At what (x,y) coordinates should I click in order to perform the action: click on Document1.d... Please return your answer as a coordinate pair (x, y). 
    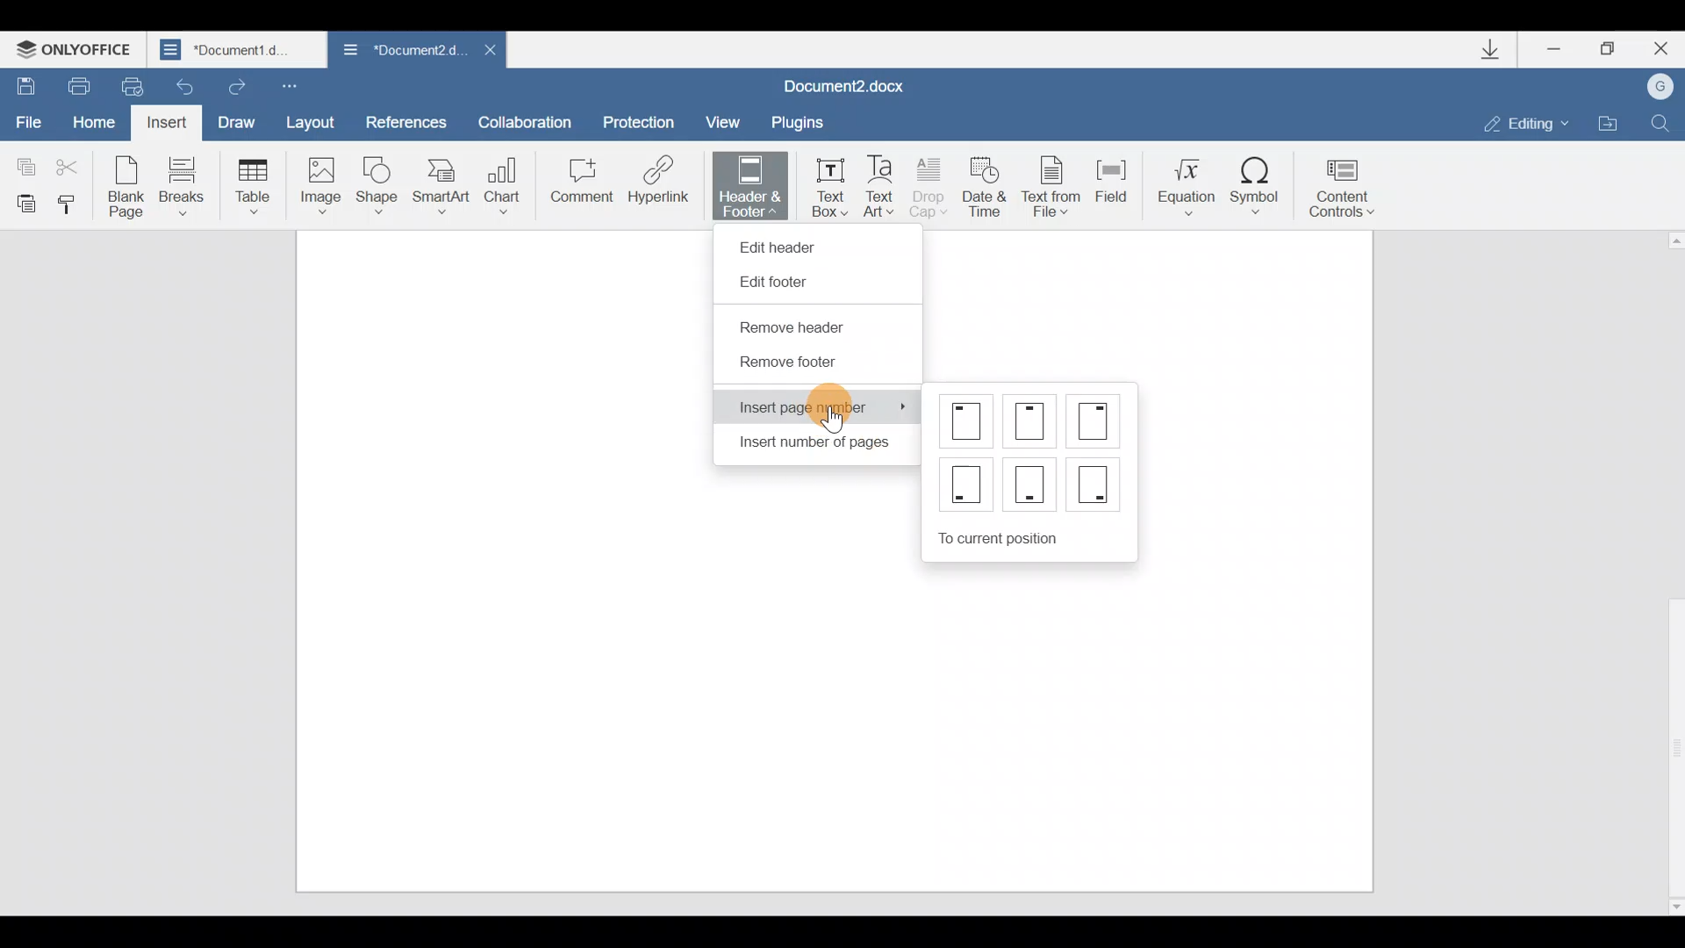
    Looking at the image, I should click on (238, 50).